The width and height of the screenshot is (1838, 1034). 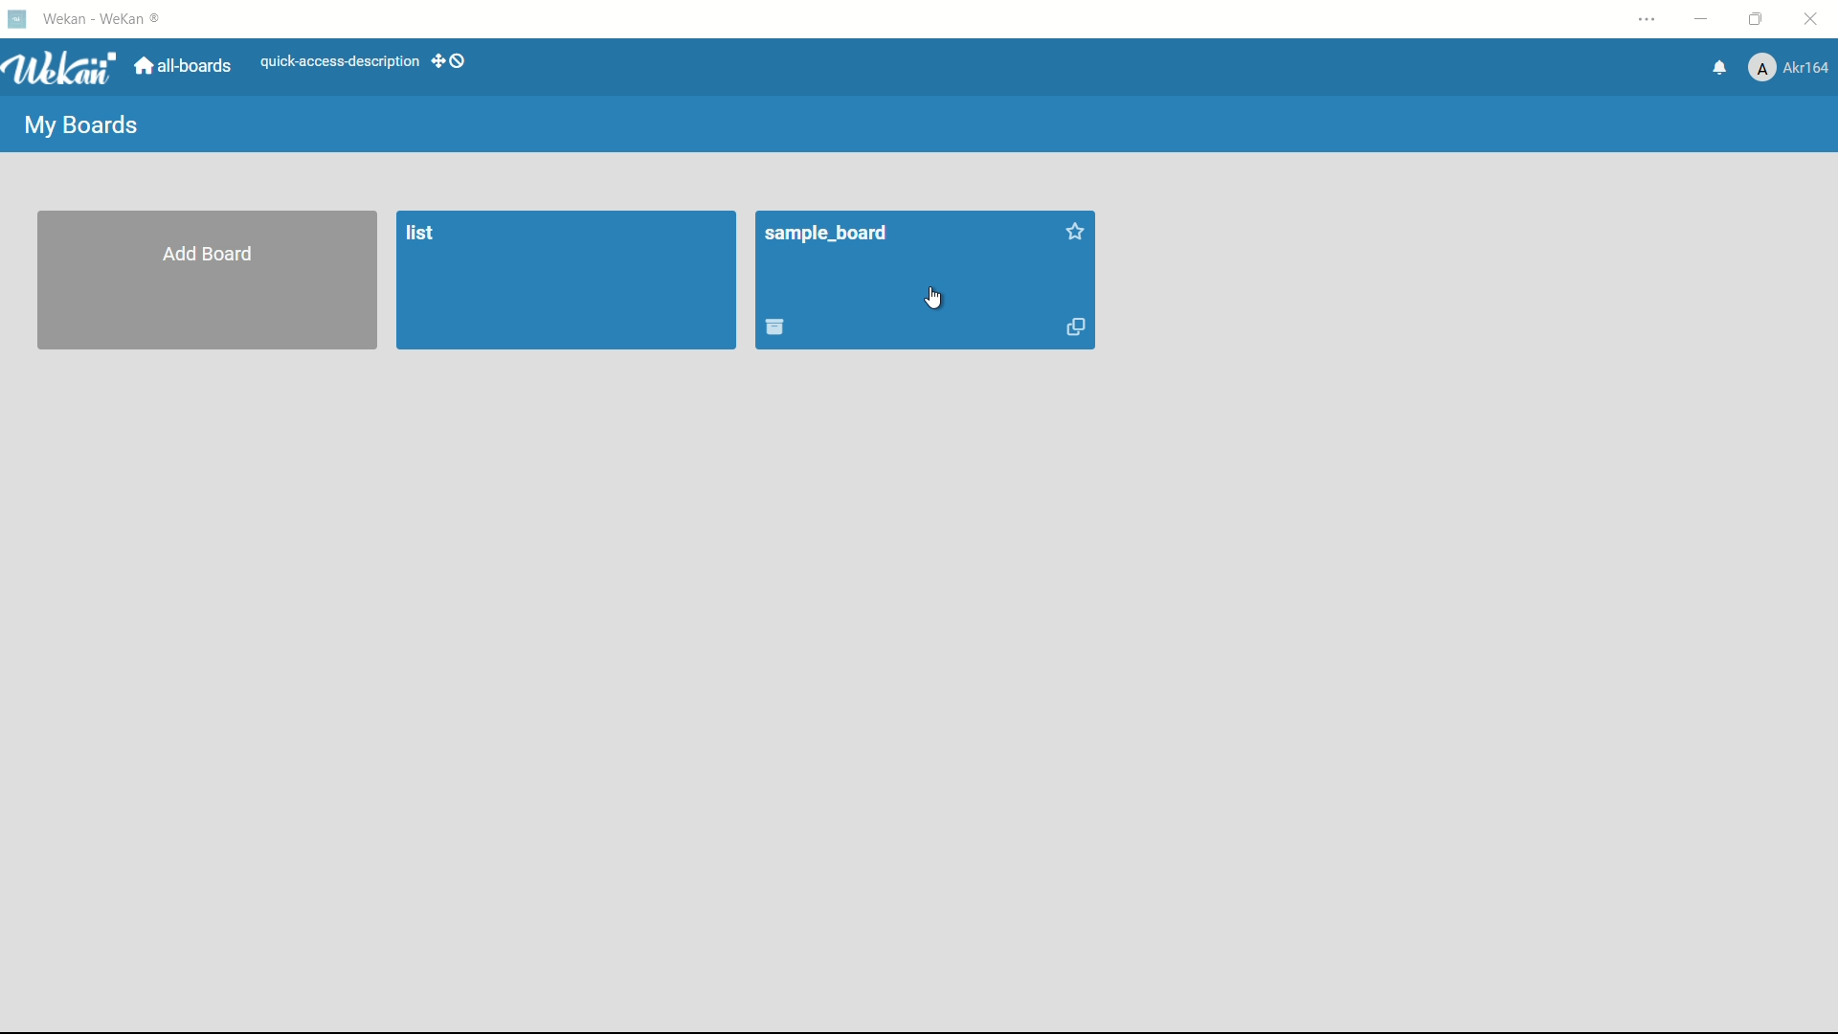 What do you see at coordinates (206, 254) in the screenshot?
I see `add board` at bounding box center [206, 254].